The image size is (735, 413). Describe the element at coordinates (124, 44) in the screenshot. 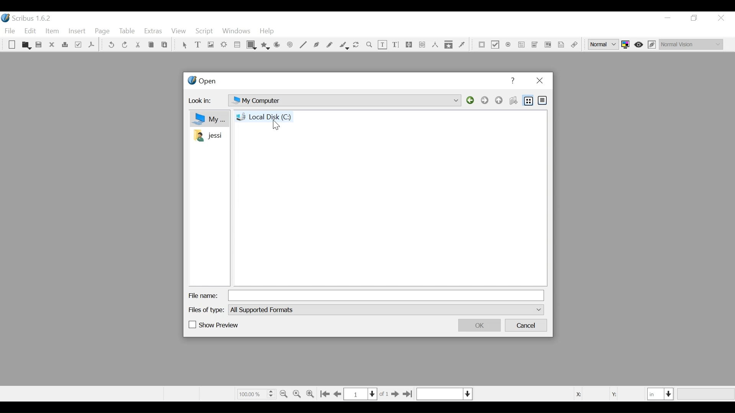

I see `Redo` at that location.